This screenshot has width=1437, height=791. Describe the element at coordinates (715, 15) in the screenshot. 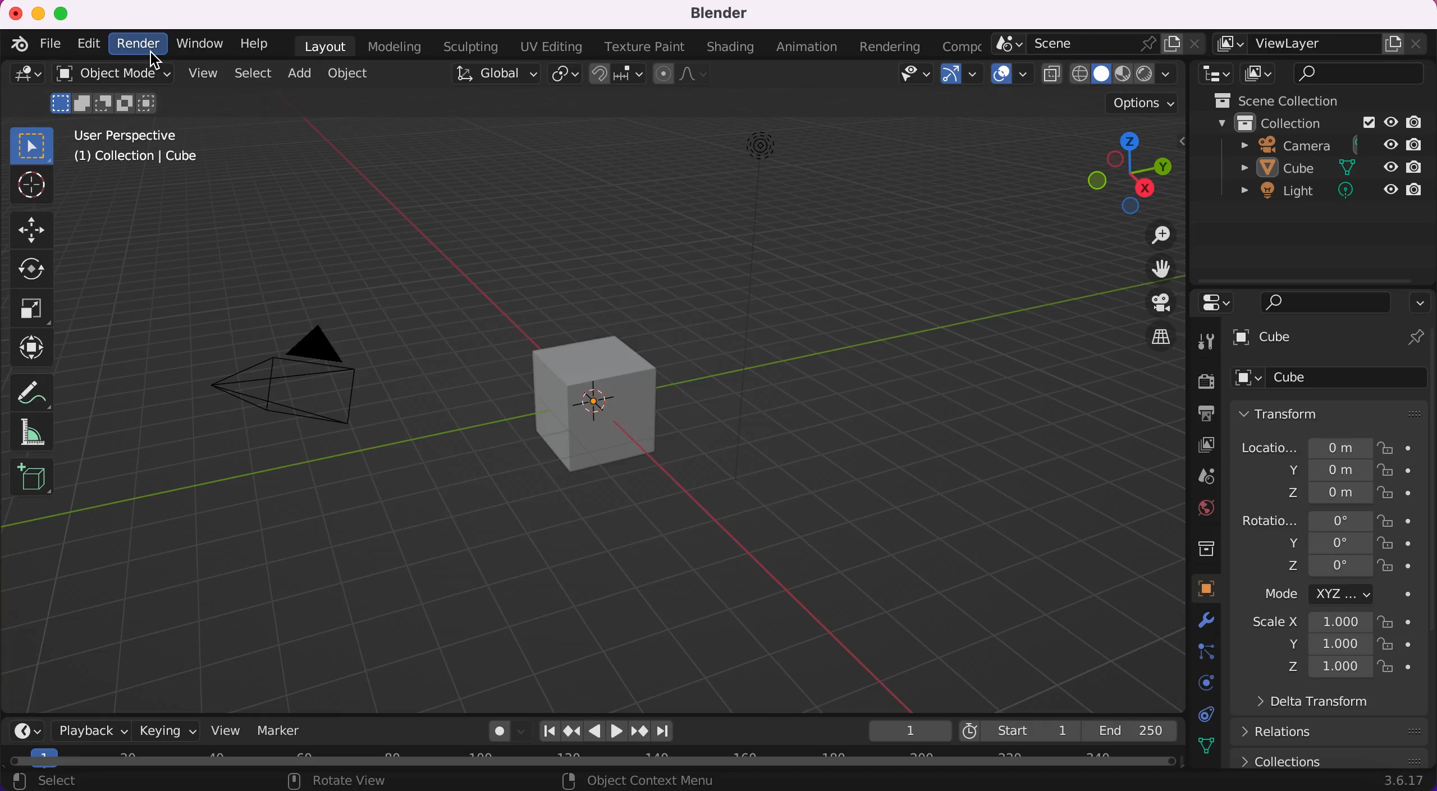

I see `blender` at that location.